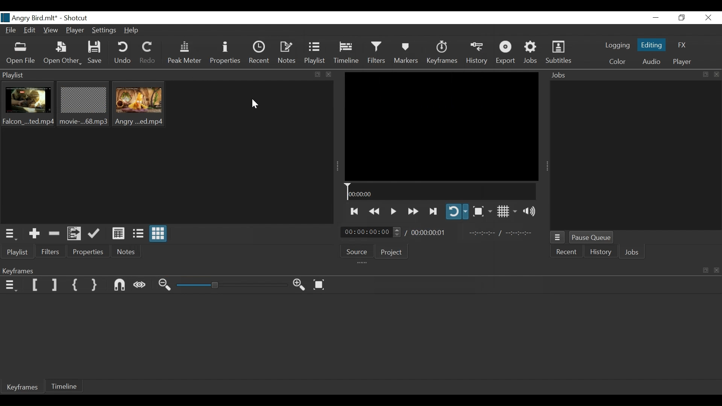 The height and width of the screenshot is (406, 722). What do you see at coordinates (602, 253) in the screenshot?
I see `History` at bounding box center [602, 253].